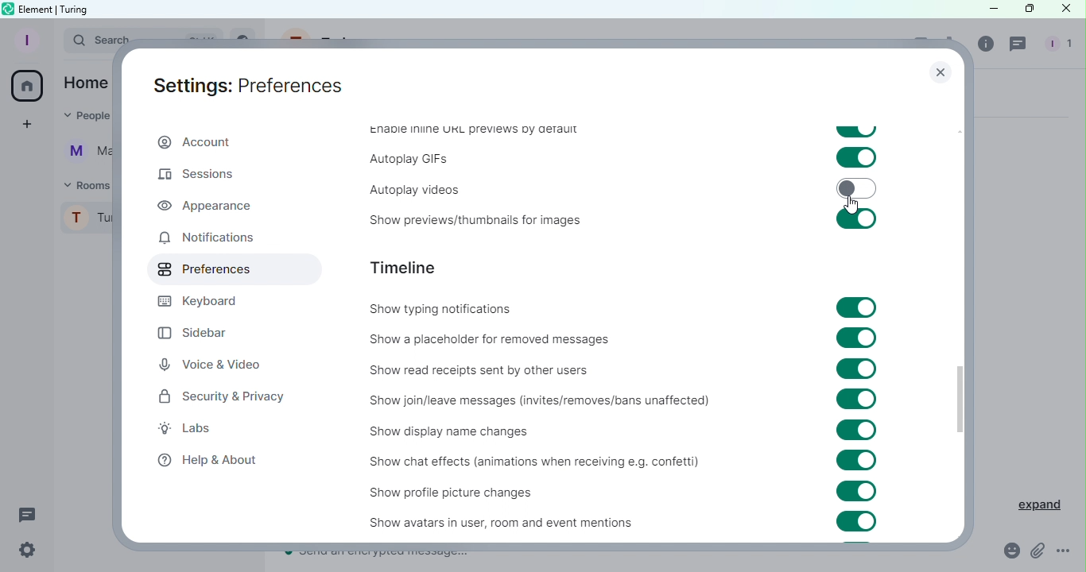 Image resolution: width=1086 pixels, height=572 pixels. I want to click on Scroll bar, so click(960, 315).